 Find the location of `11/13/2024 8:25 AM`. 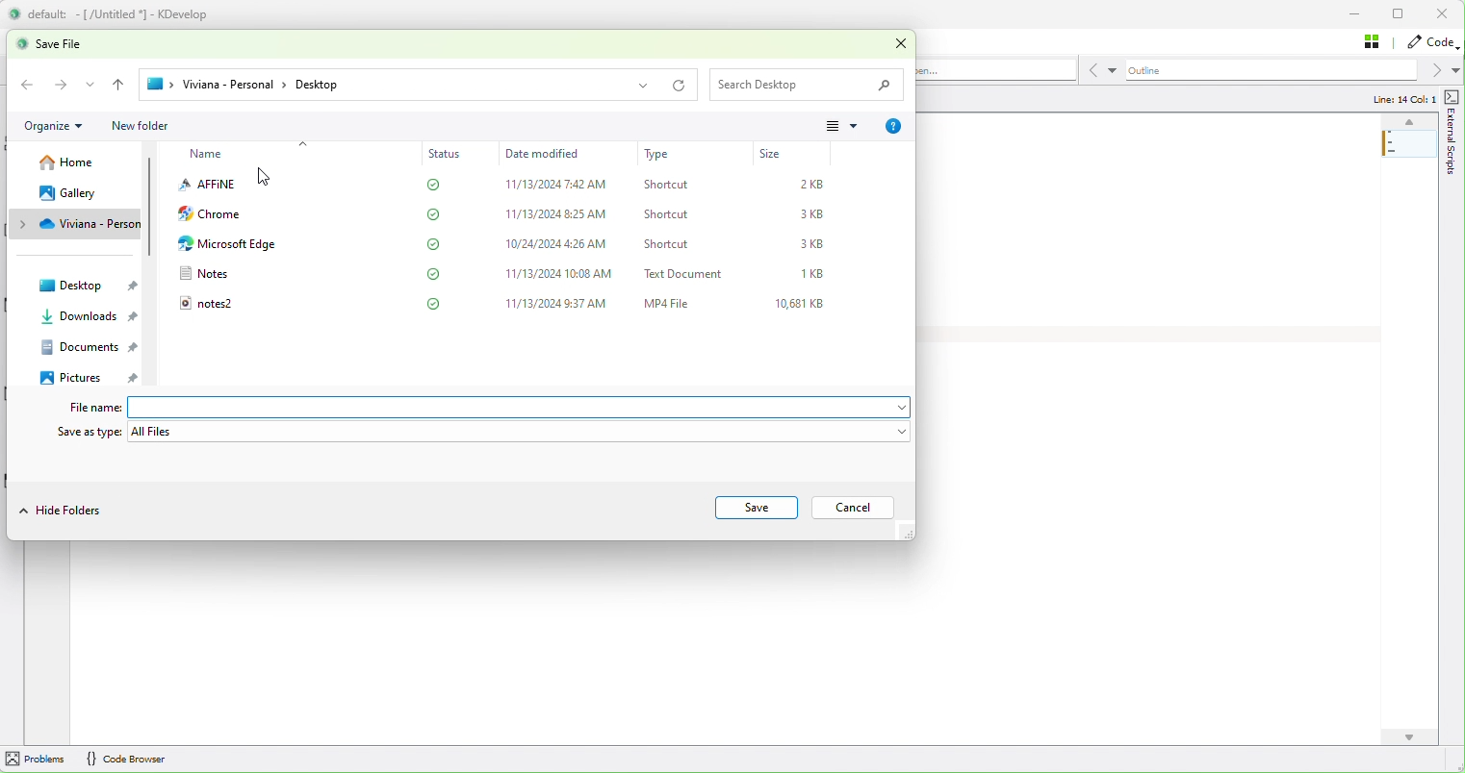

11/13/2024 8:25 AM is located at coordinates (558, 214).